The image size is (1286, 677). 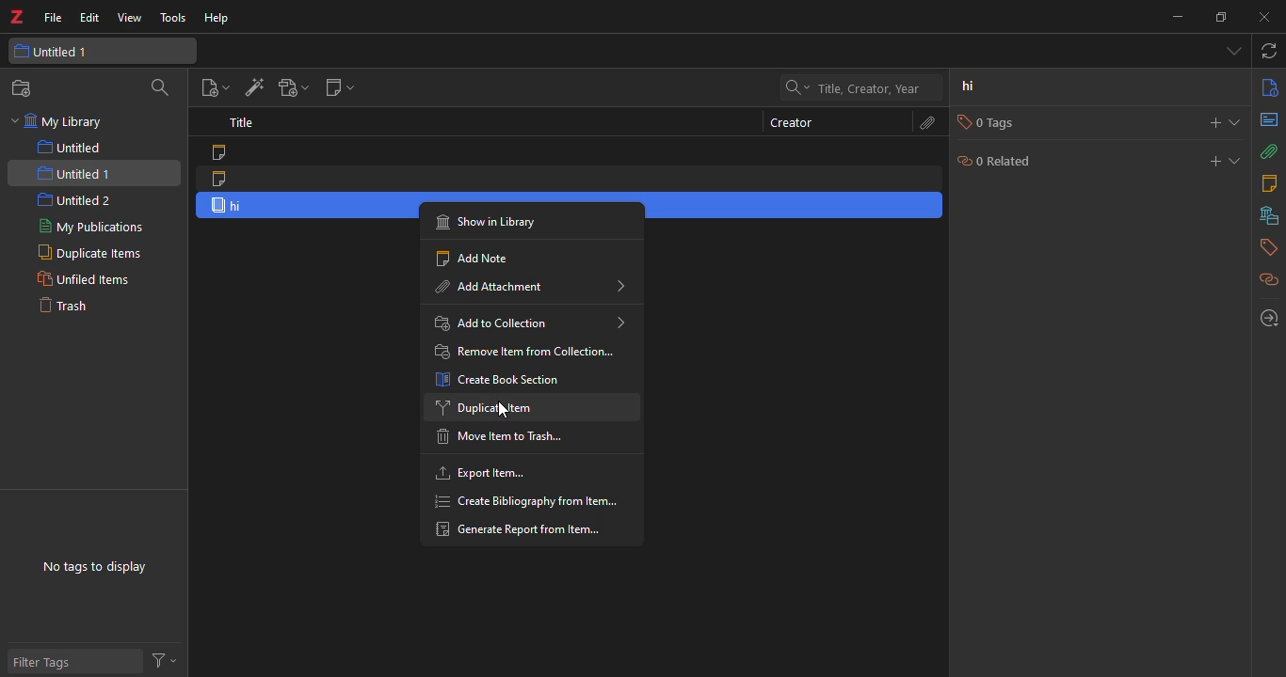 I want to click on generate report from item, so click(x=527, y=529).